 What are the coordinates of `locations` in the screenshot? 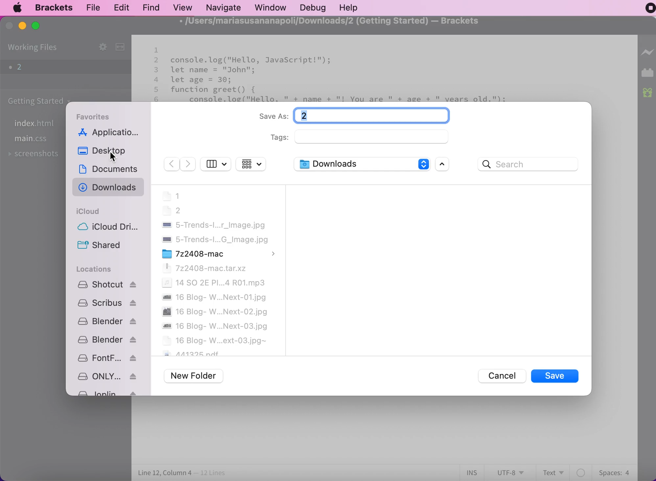 It's located at (96, 270).